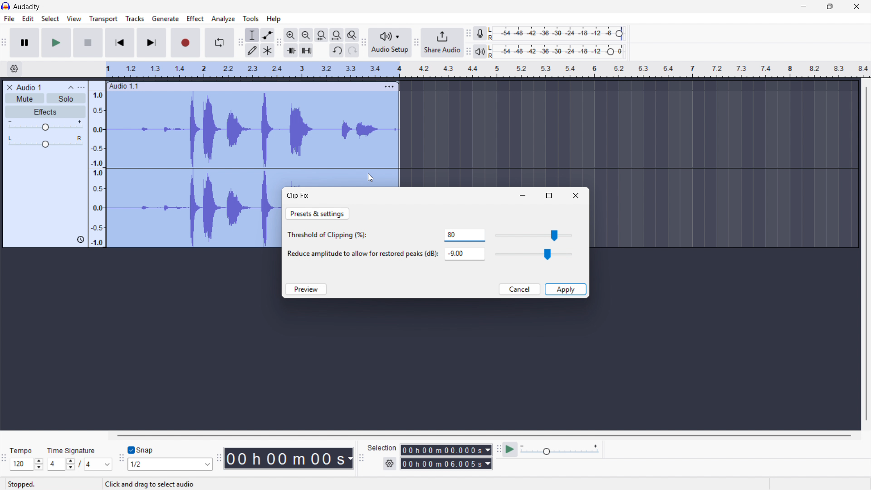 This screenshot has width=871, height=490. I want to click on Close, so click(857, 7).